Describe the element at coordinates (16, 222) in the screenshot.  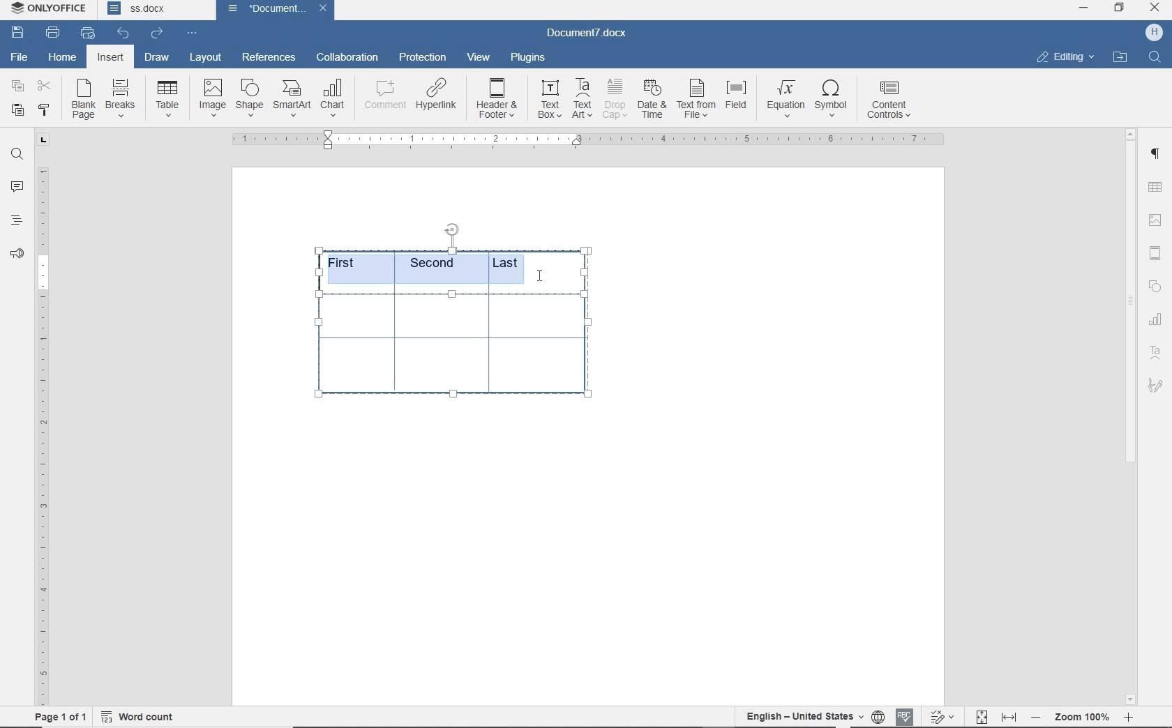
I see `headings` at that location.